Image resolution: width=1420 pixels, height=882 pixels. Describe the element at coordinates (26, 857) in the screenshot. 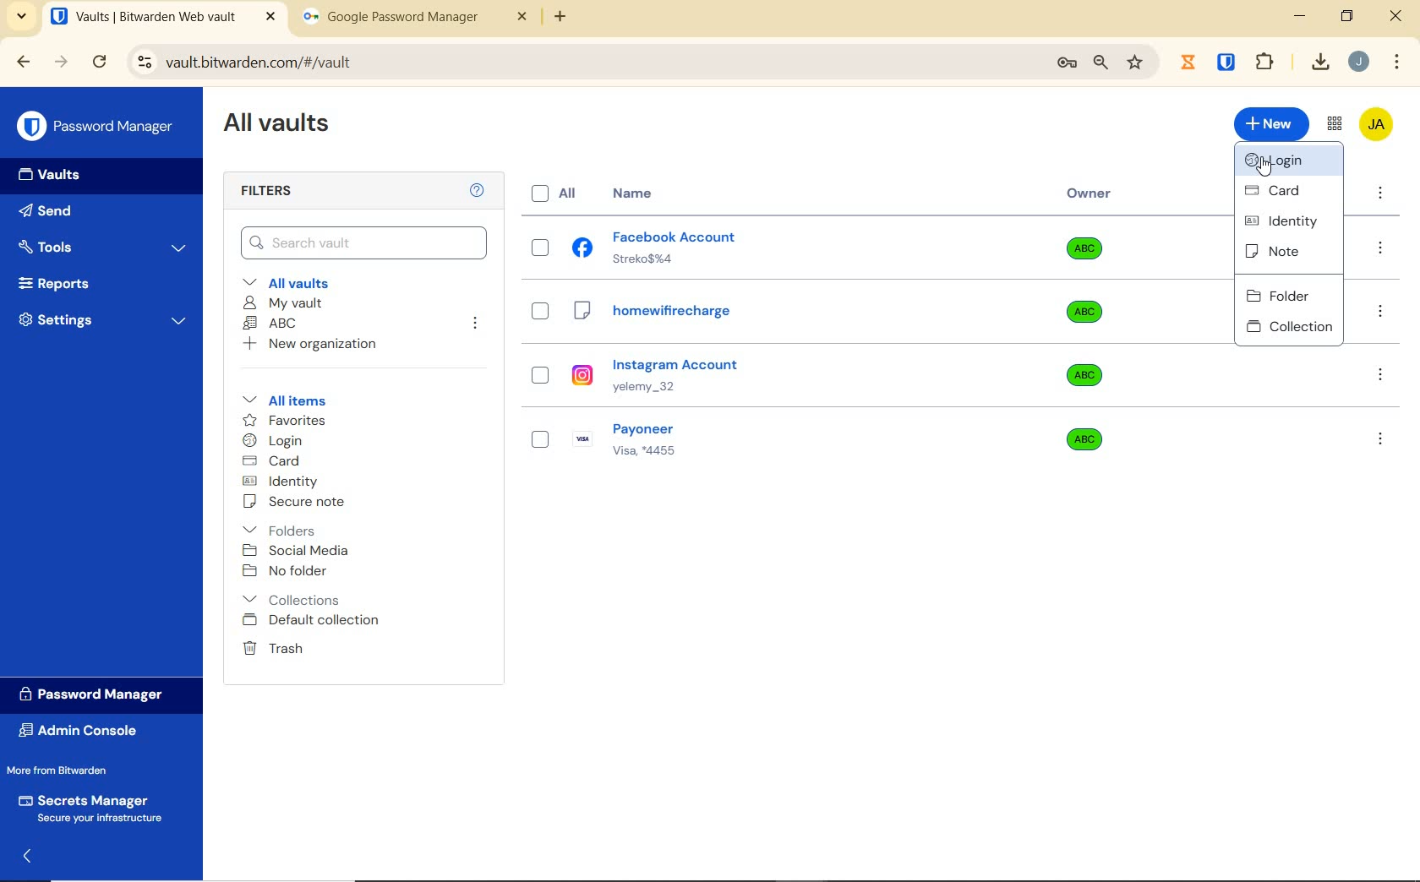

I see `expand/collapse` at that location.